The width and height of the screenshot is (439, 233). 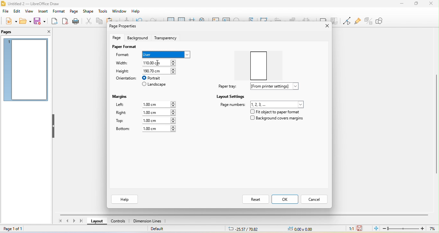 I want to click on minimize, so click(x=402, y=3).